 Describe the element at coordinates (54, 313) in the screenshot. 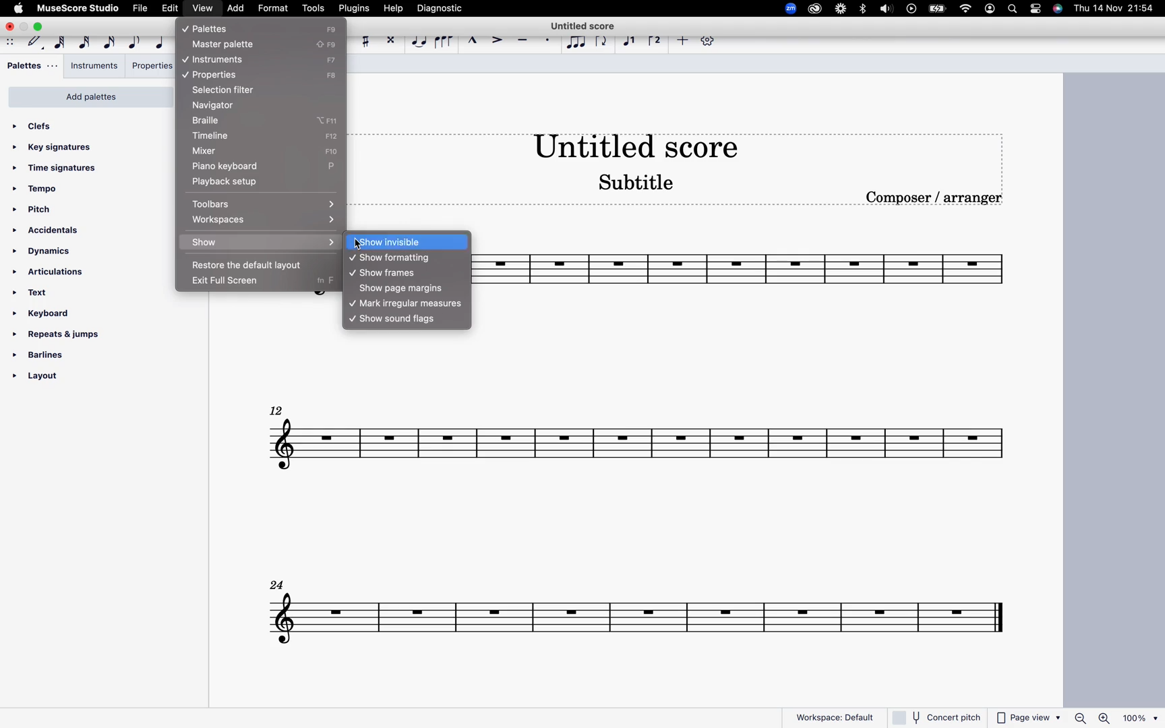

I see `keyboard` at that location.